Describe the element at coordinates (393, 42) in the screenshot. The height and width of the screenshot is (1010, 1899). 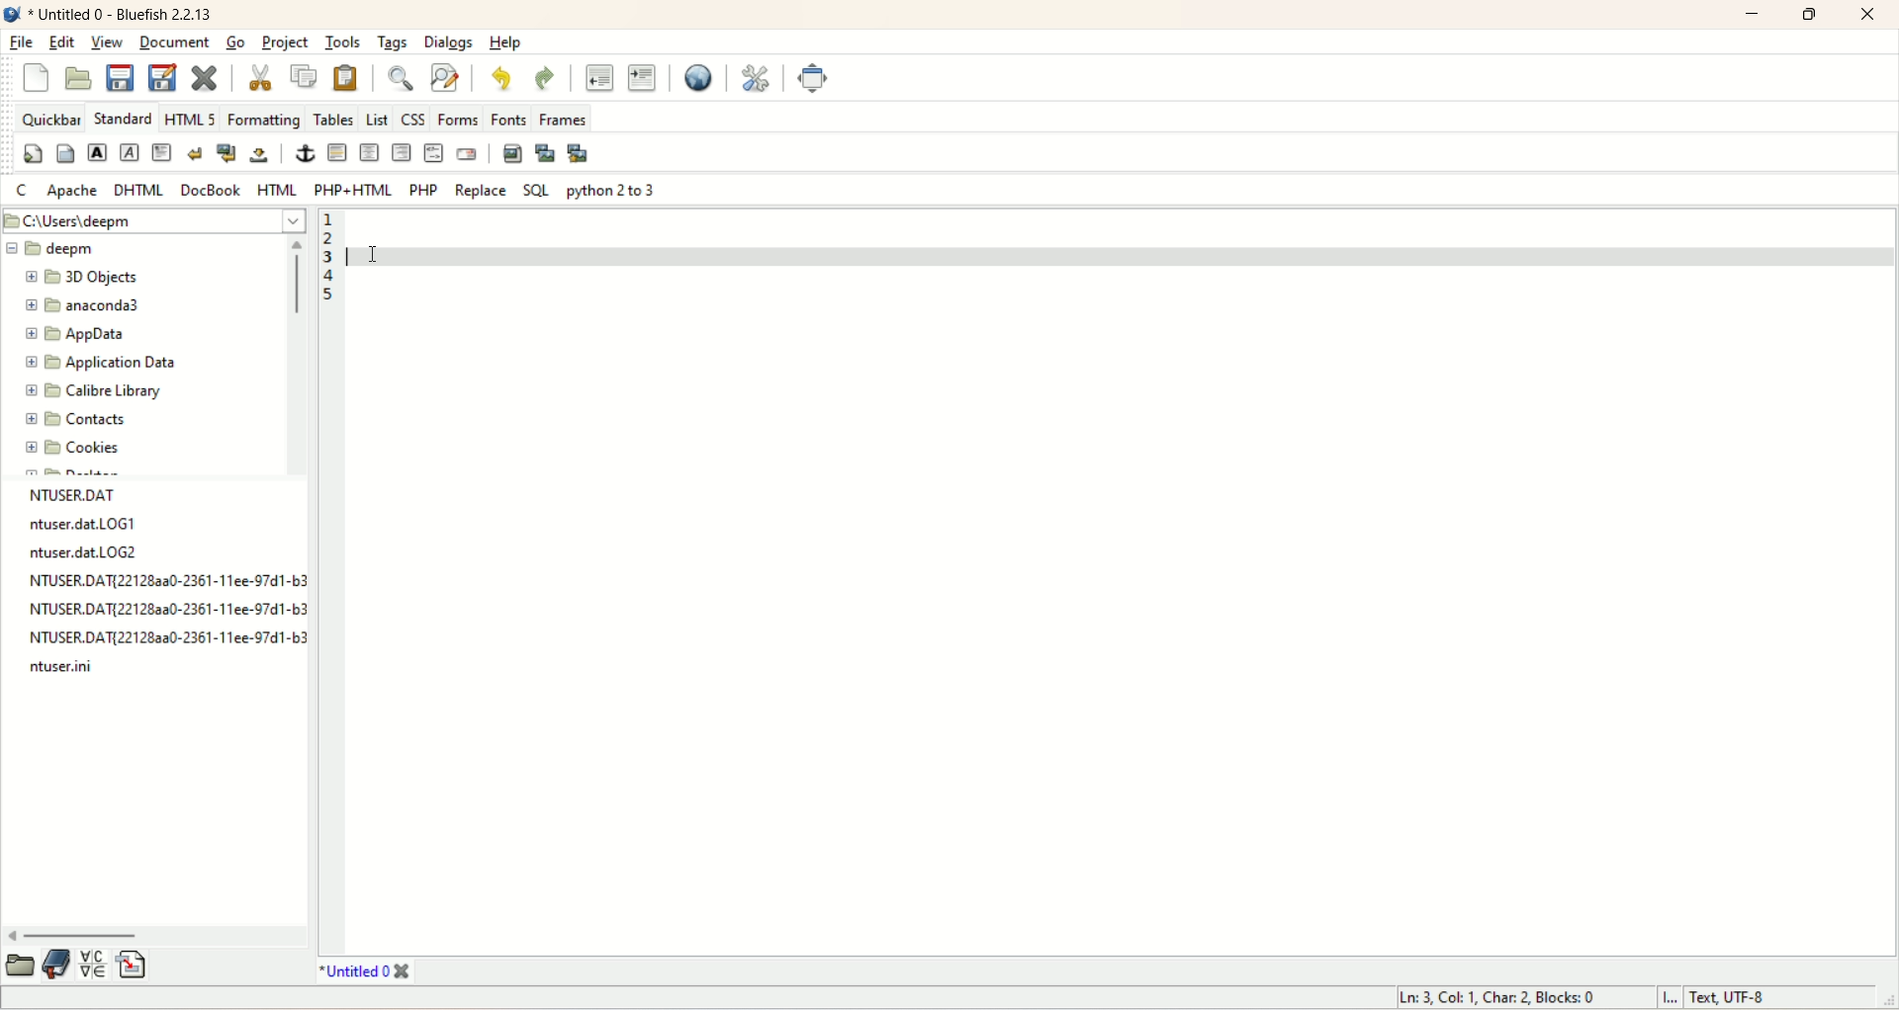
I see `tags` at that location.